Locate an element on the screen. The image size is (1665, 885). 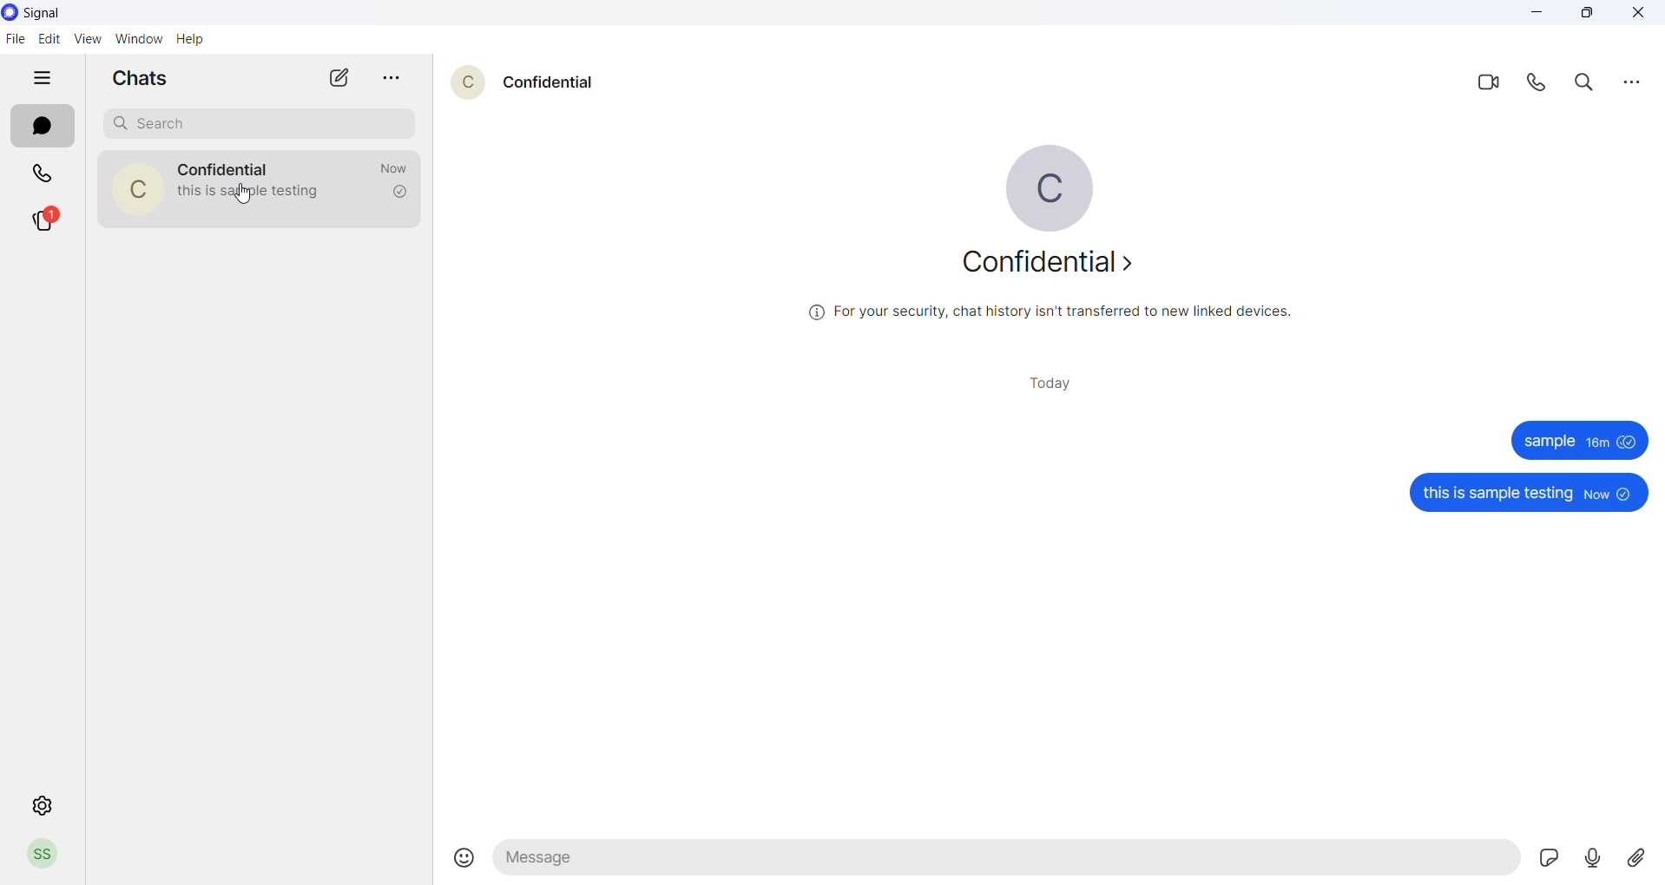
now is located at coordinates (396, 167).